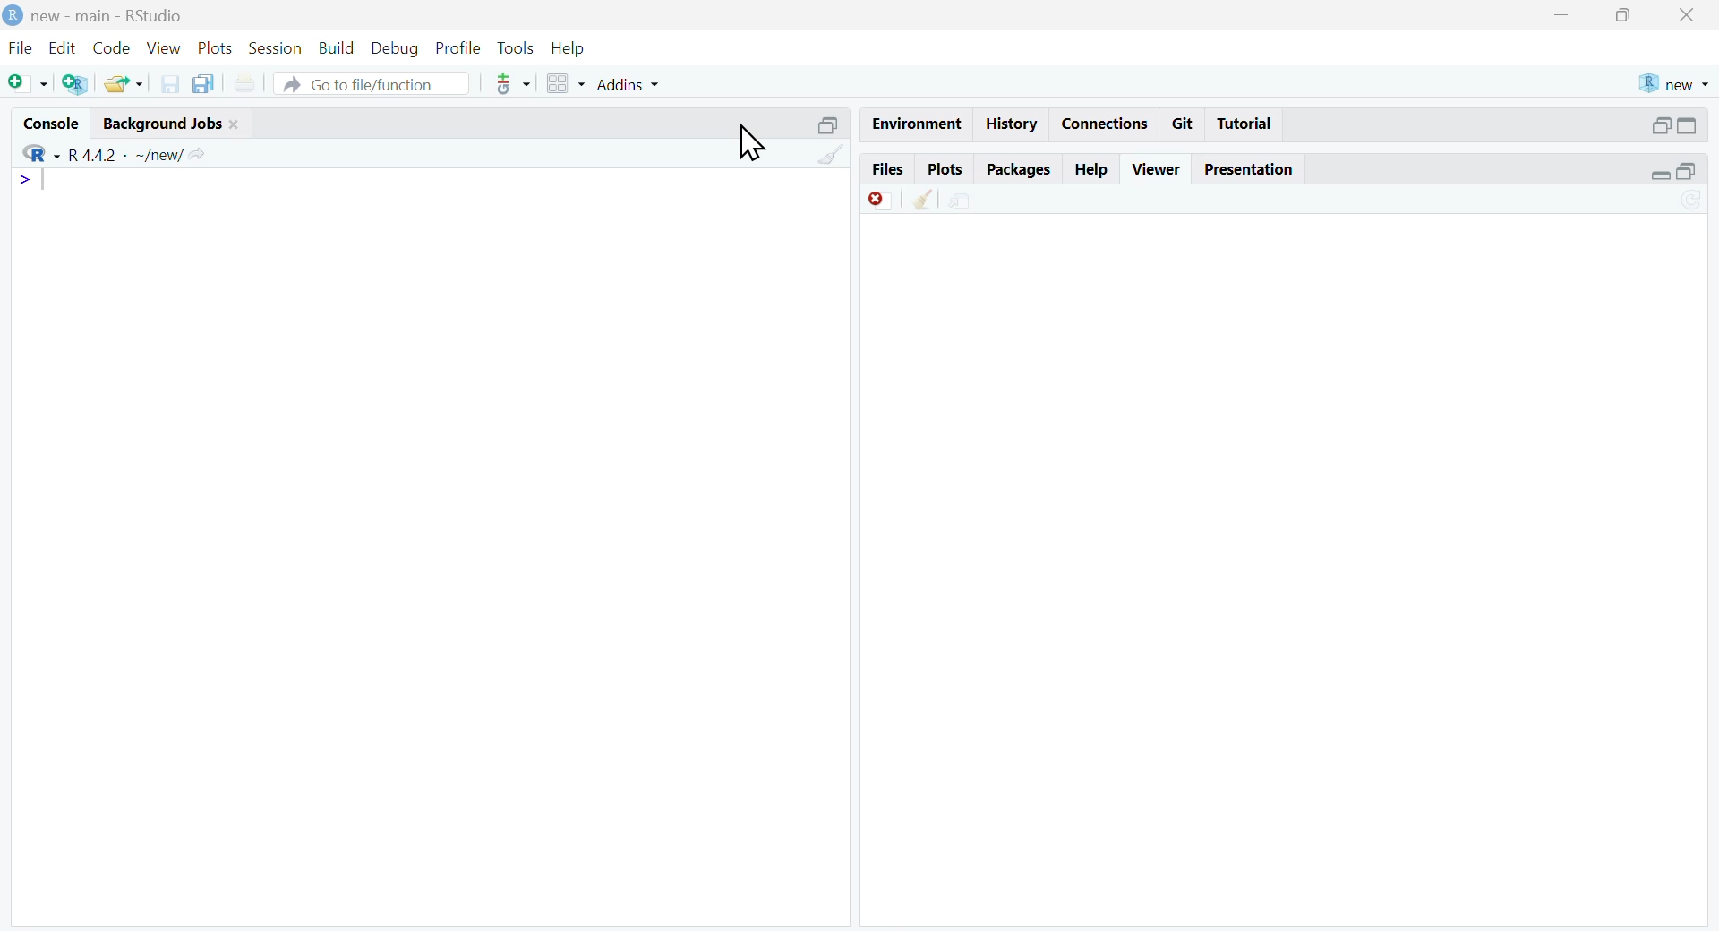  Describe the element at coordinates (13, 17) in the screenshot. I see `logo` at that location.